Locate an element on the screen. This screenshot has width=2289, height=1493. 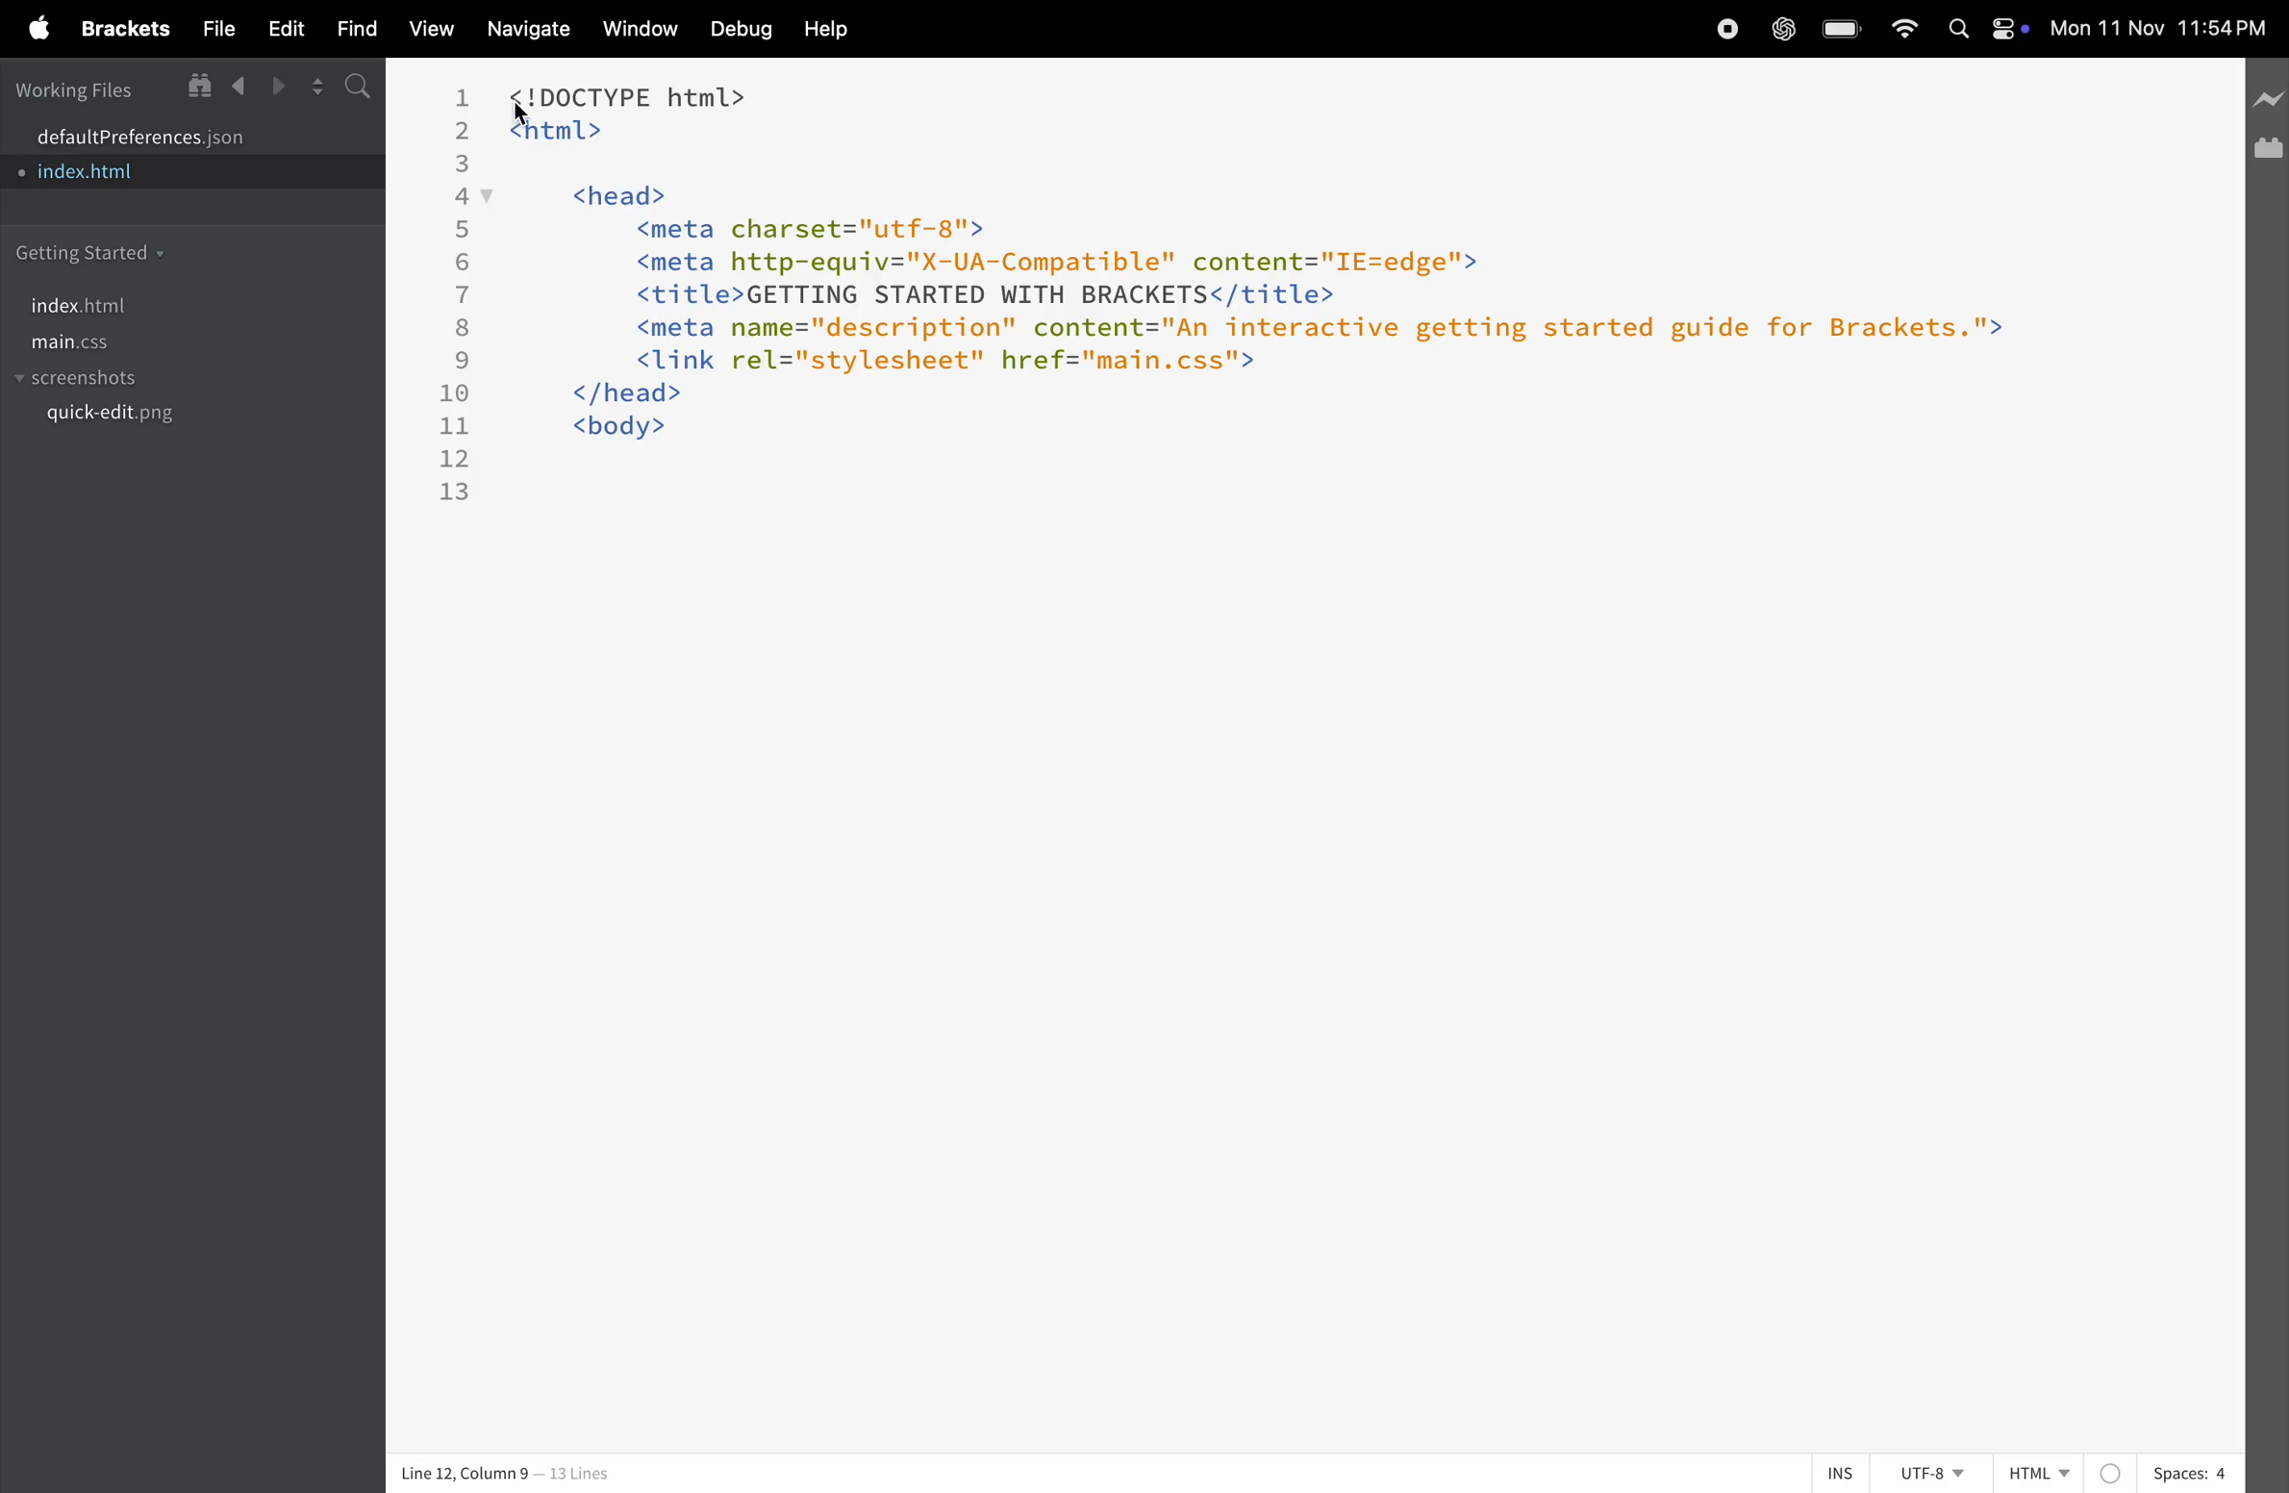
cursor is located at coordinates (519, 118).